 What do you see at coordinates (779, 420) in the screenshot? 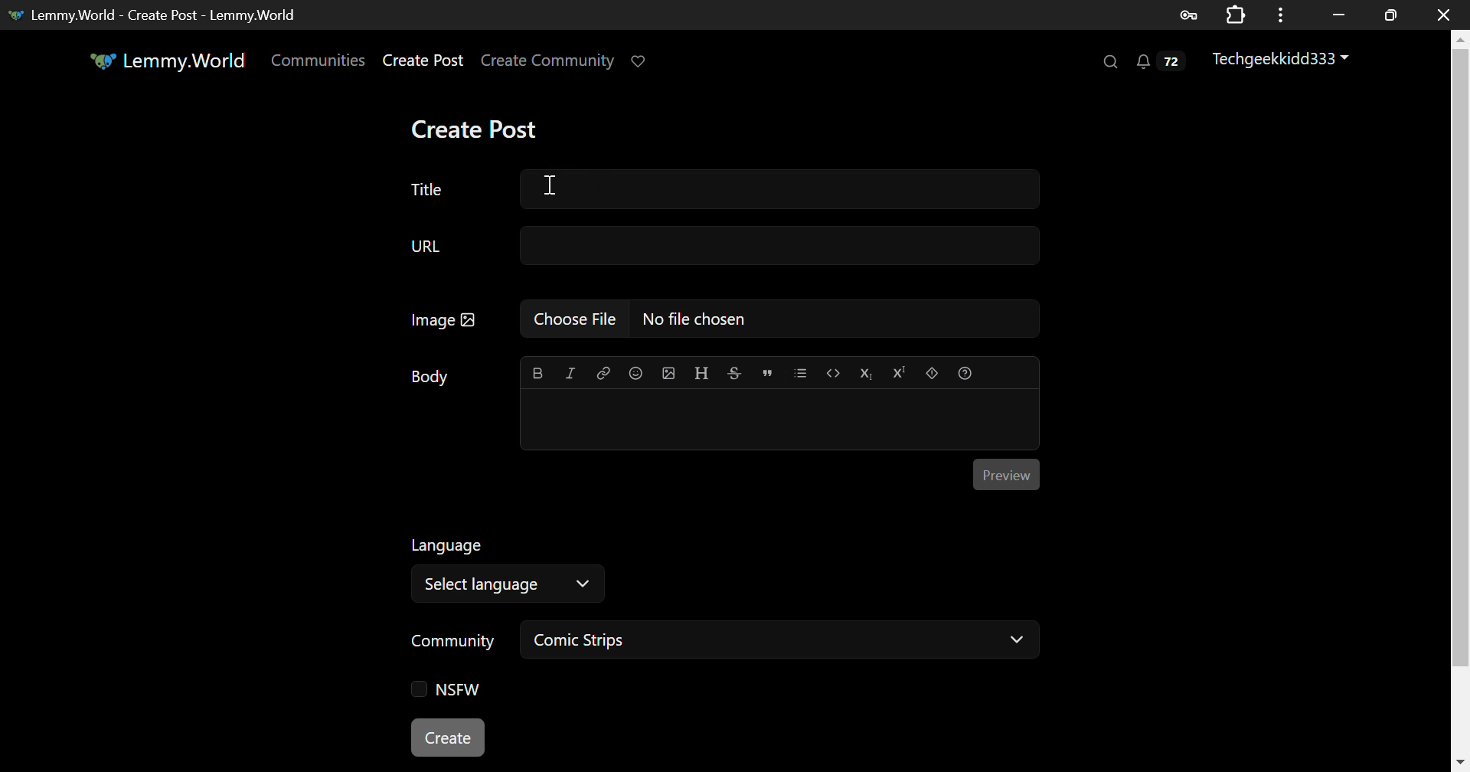
I see `Post Body Field` at bounding box center [779, 420].